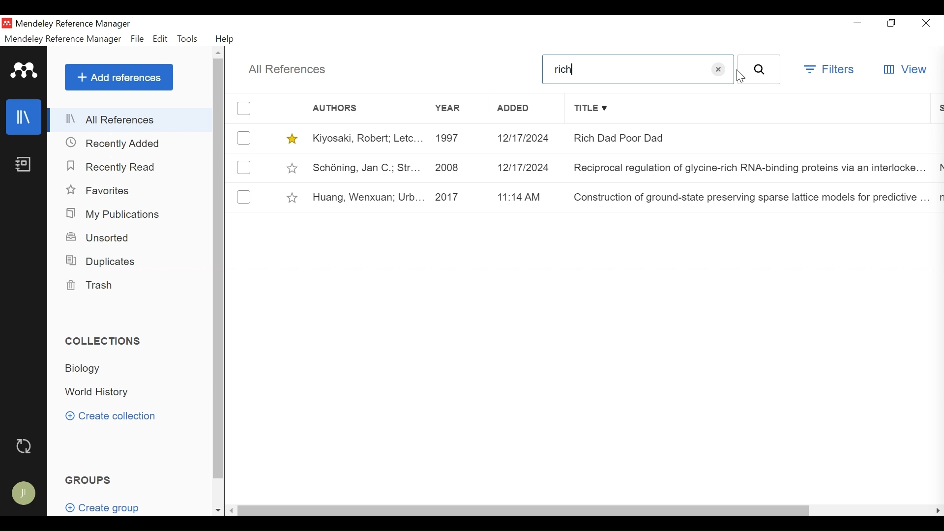  What do you see at coordinates (527, 109) in the screenshot?
I see `Added` at bounding box center [527, 109].